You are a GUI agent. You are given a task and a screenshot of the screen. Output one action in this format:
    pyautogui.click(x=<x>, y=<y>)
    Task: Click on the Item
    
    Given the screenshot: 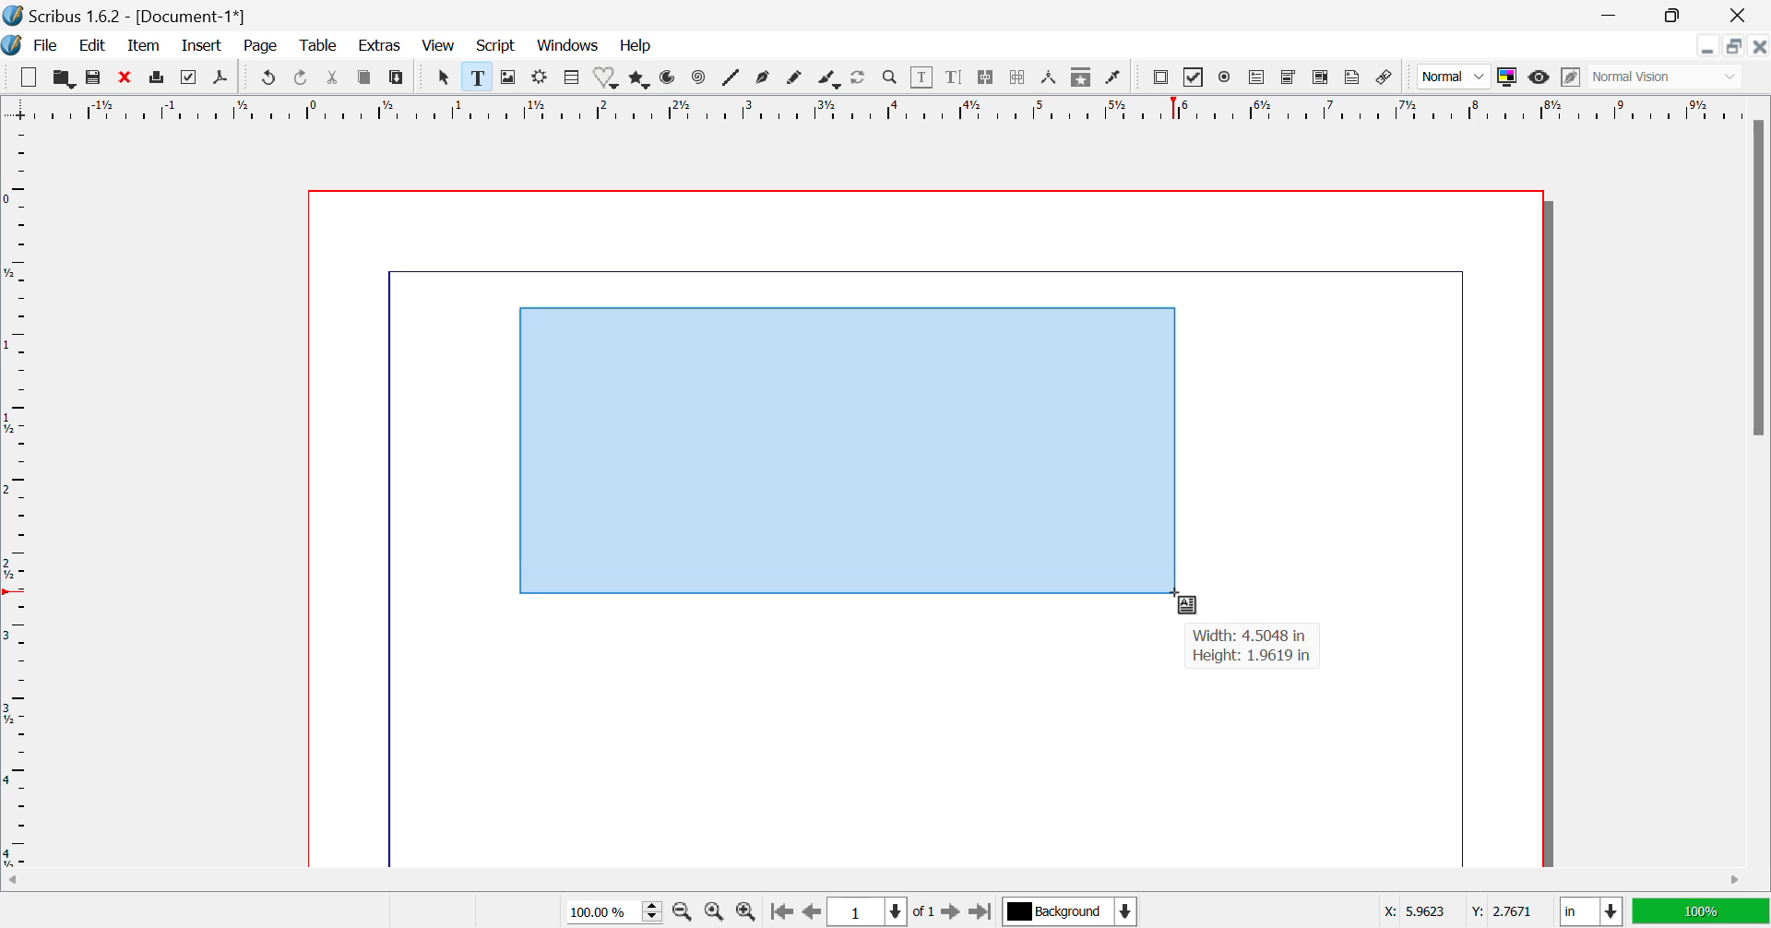 What is the action you would take?
    pyautogui.click(x=144, y=48)
    